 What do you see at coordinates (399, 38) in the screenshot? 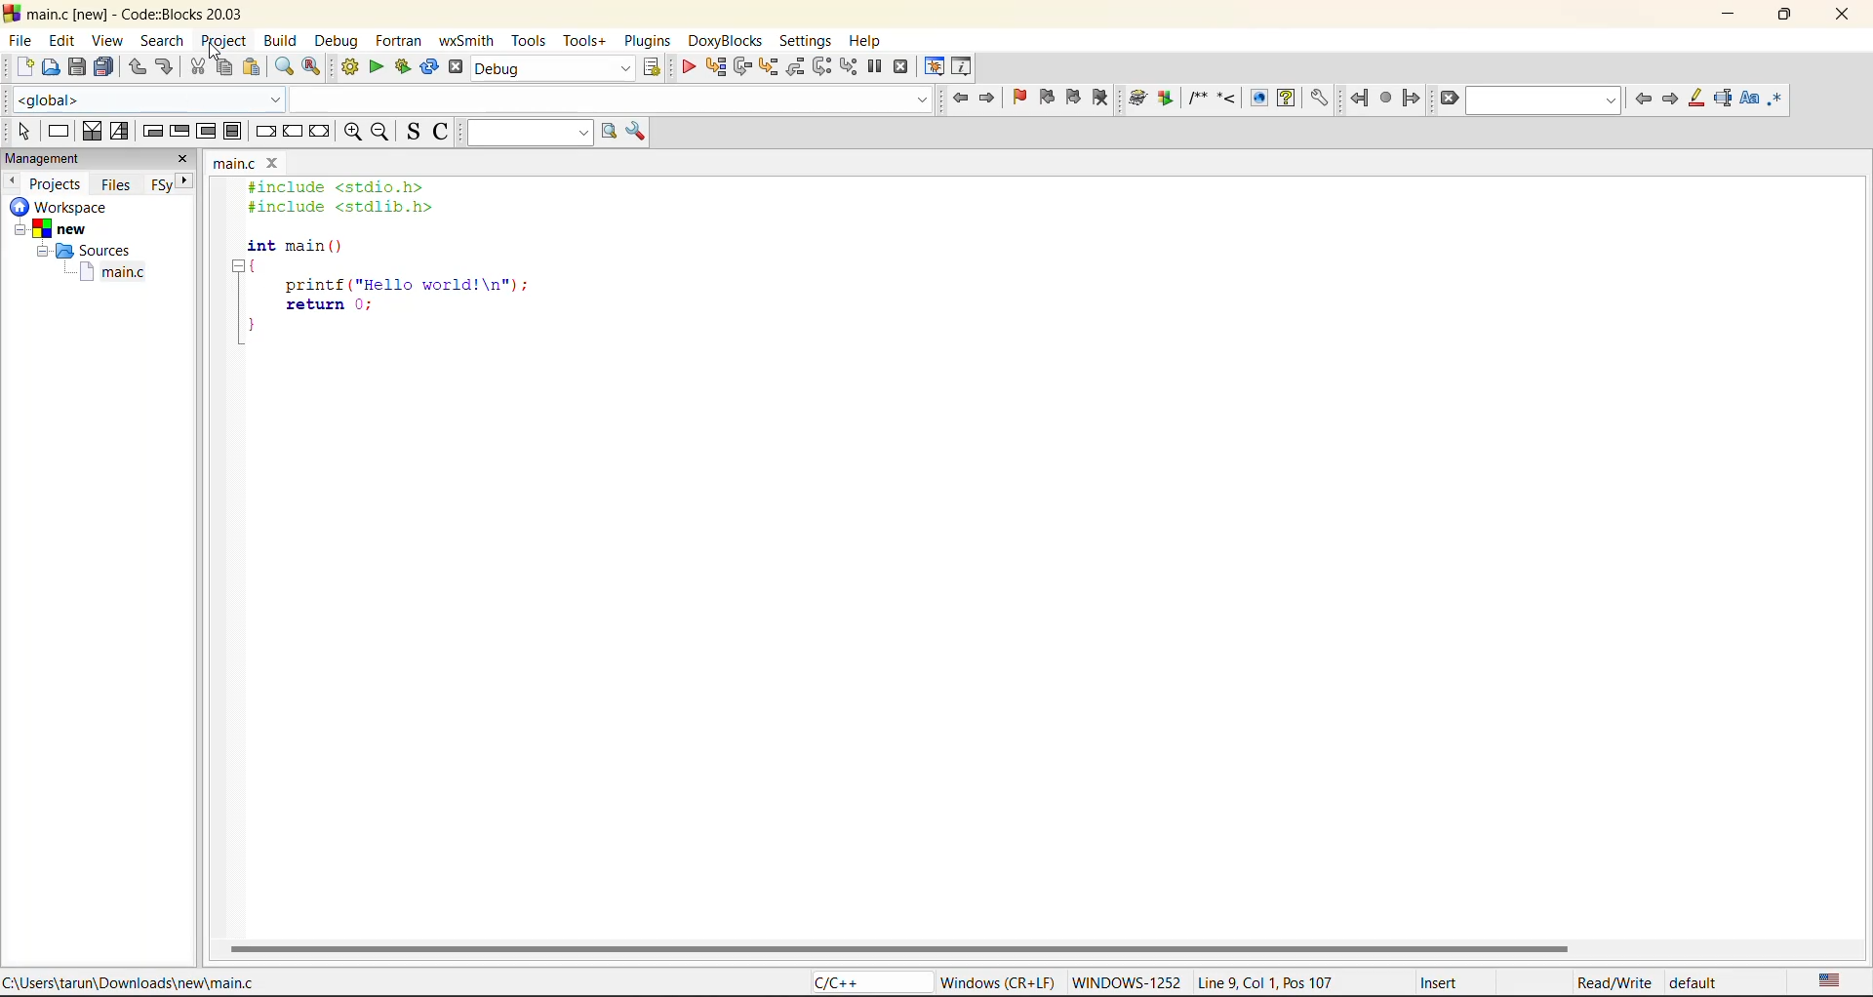
I see `fortran` at bounding box center [399, 38].